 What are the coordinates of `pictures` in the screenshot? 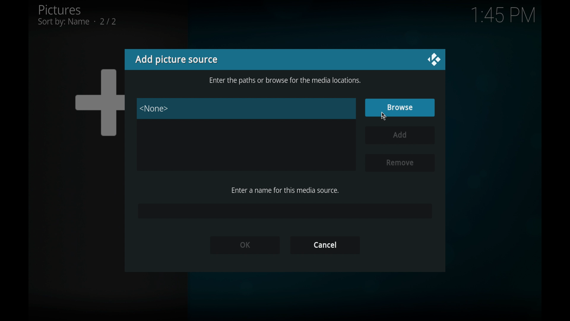 It's located at (77, 15).